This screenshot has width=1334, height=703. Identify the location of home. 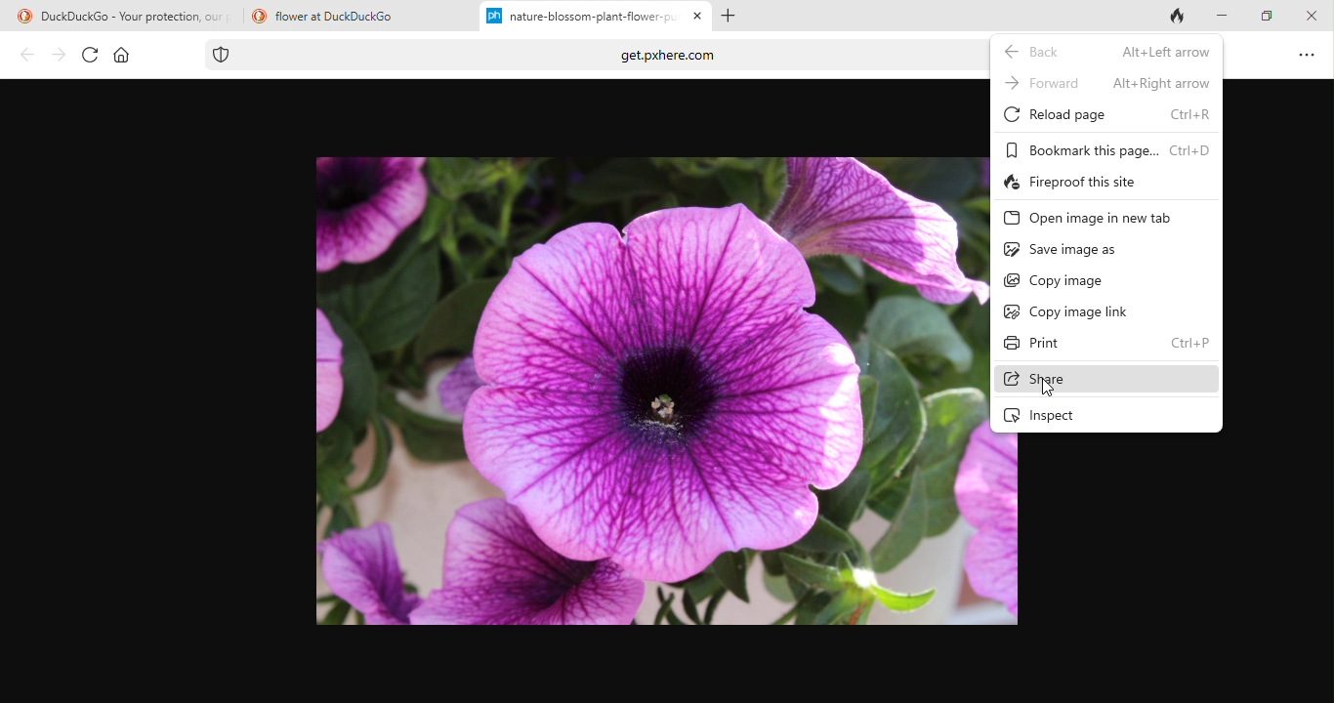
(122, 56).